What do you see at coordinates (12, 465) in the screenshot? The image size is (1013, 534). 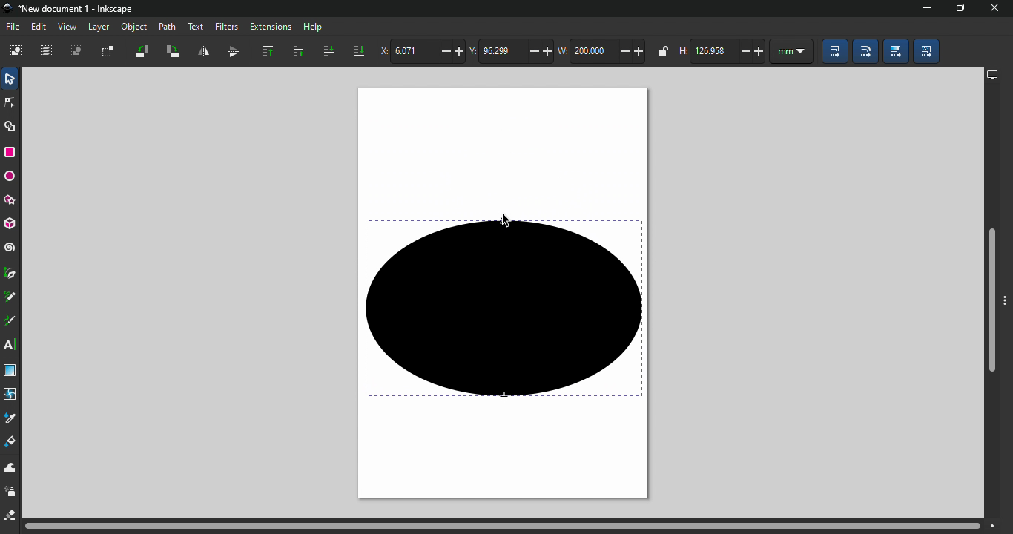 I see `tweak tool` at bounding box center [12, 465].